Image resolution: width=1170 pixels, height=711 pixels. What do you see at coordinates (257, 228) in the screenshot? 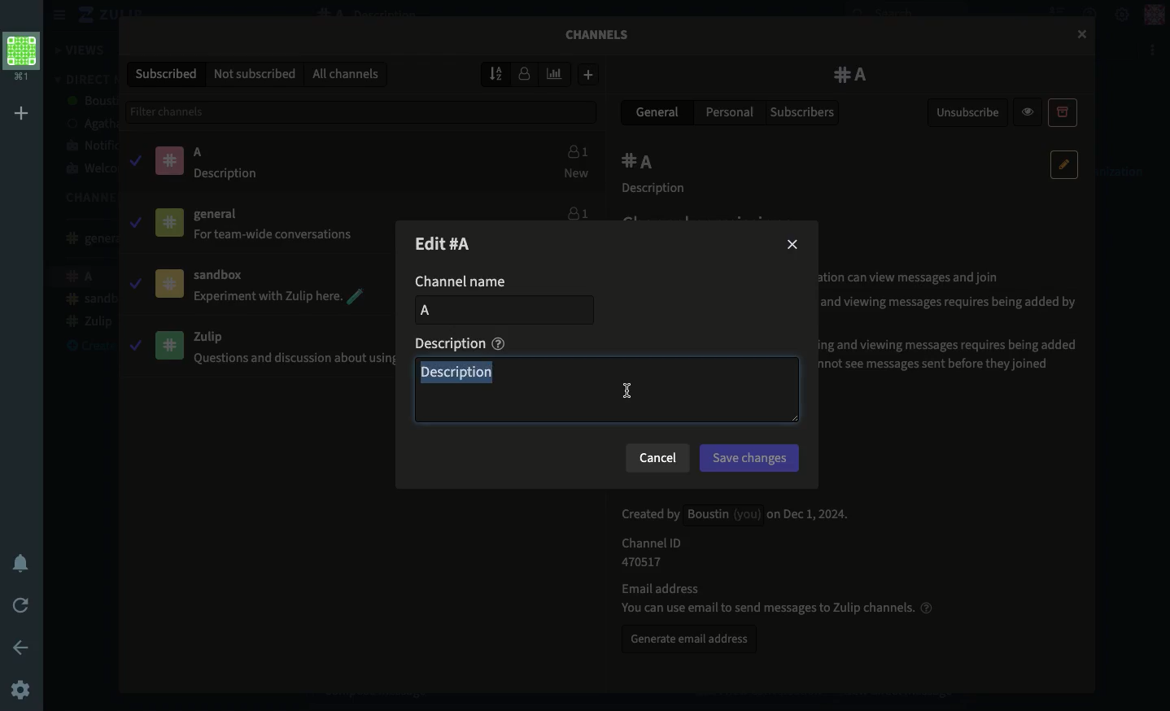
I see `General` at bounding box center [257, 228].